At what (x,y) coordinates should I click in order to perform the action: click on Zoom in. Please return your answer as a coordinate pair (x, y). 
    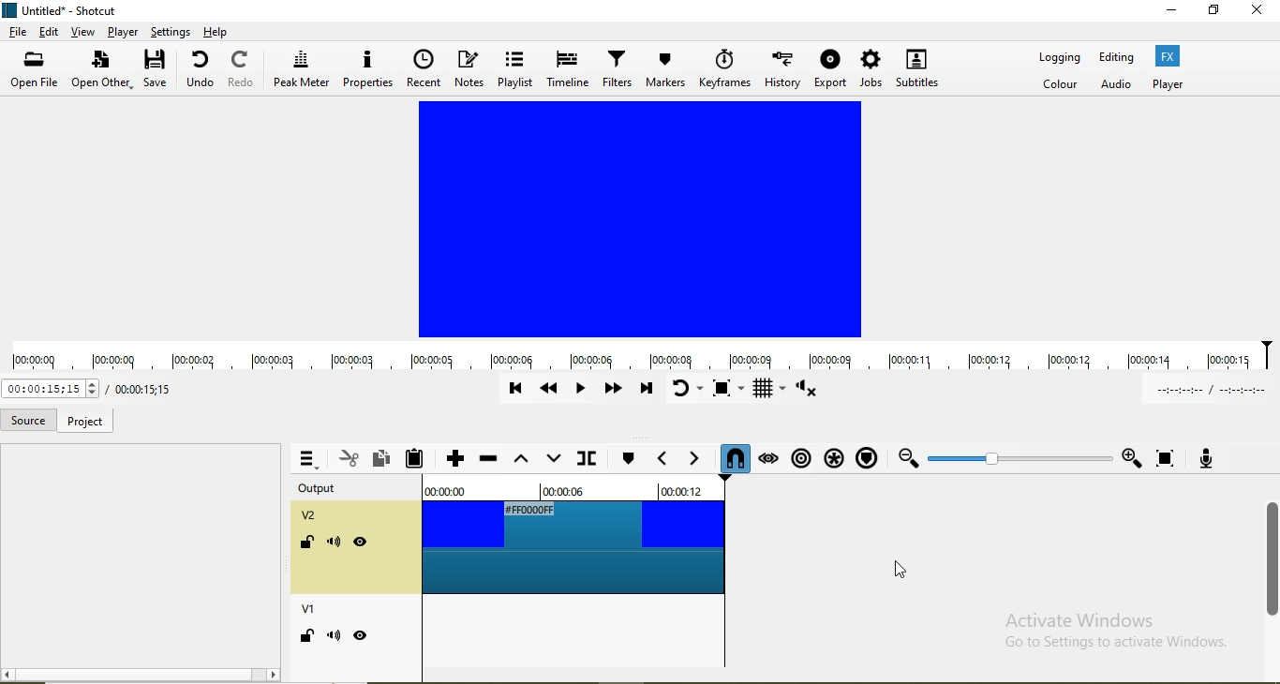
    Looking at the image, I should click on (1131, 458).